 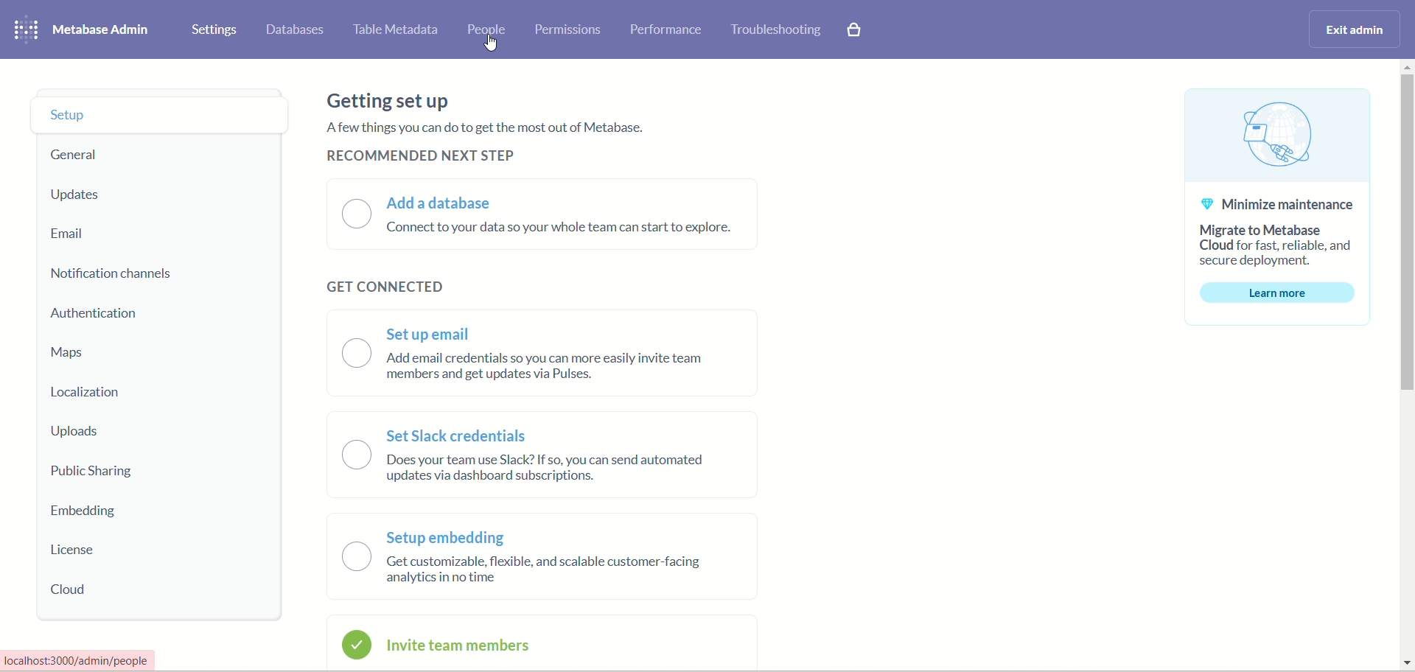 I want to click on text, so click(x=551, y=469).